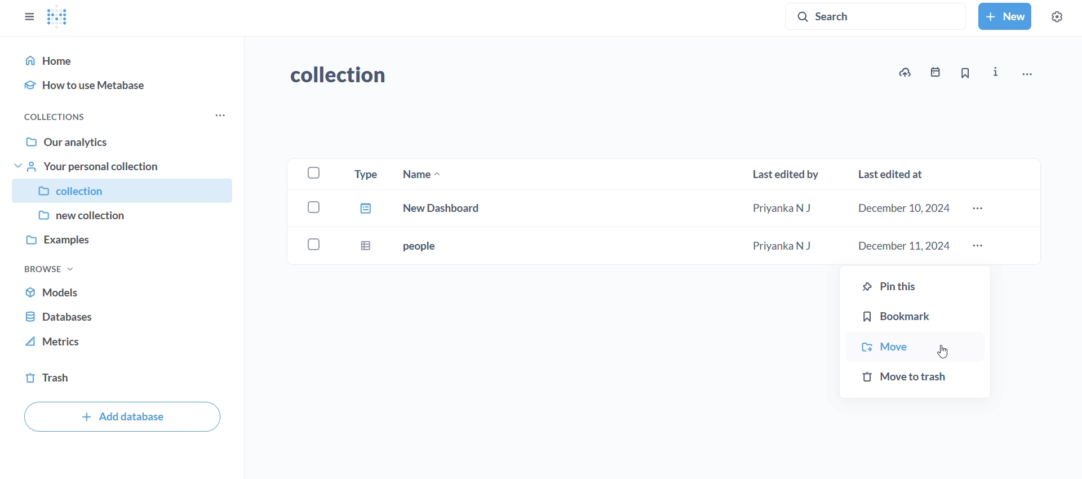 The height and width of the screenshot is (479, 1082). What do you see at coordinates (123, 216) in the screenshot?
I see `new collection` at bounding box center [123, 216].